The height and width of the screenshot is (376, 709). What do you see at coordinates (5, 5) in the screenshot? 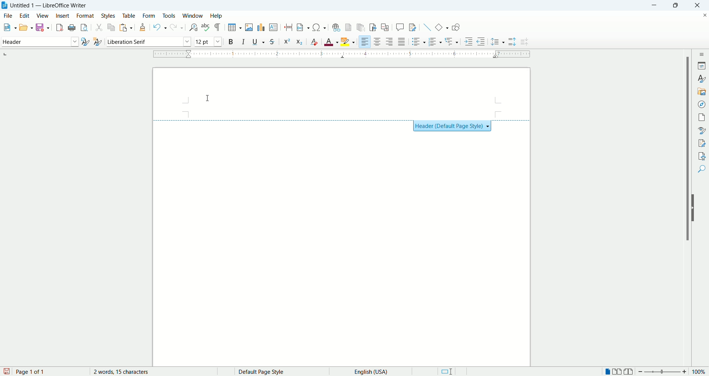
I see `application icon` at bounding box center [5, 5].